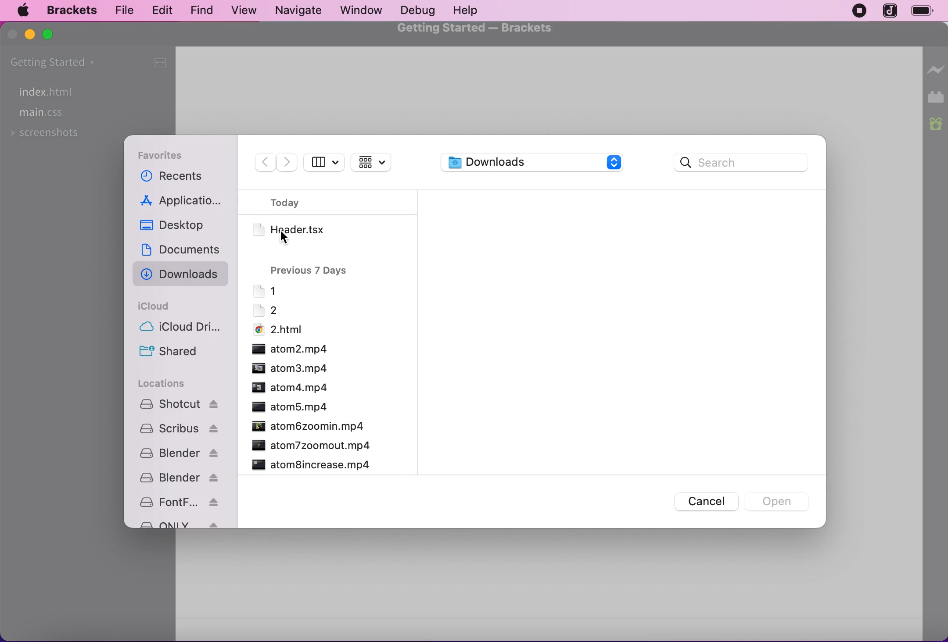  What do you see at coordinates (179, 478) in the screenshot?
I see `blender` at bounding box center [179, 478].